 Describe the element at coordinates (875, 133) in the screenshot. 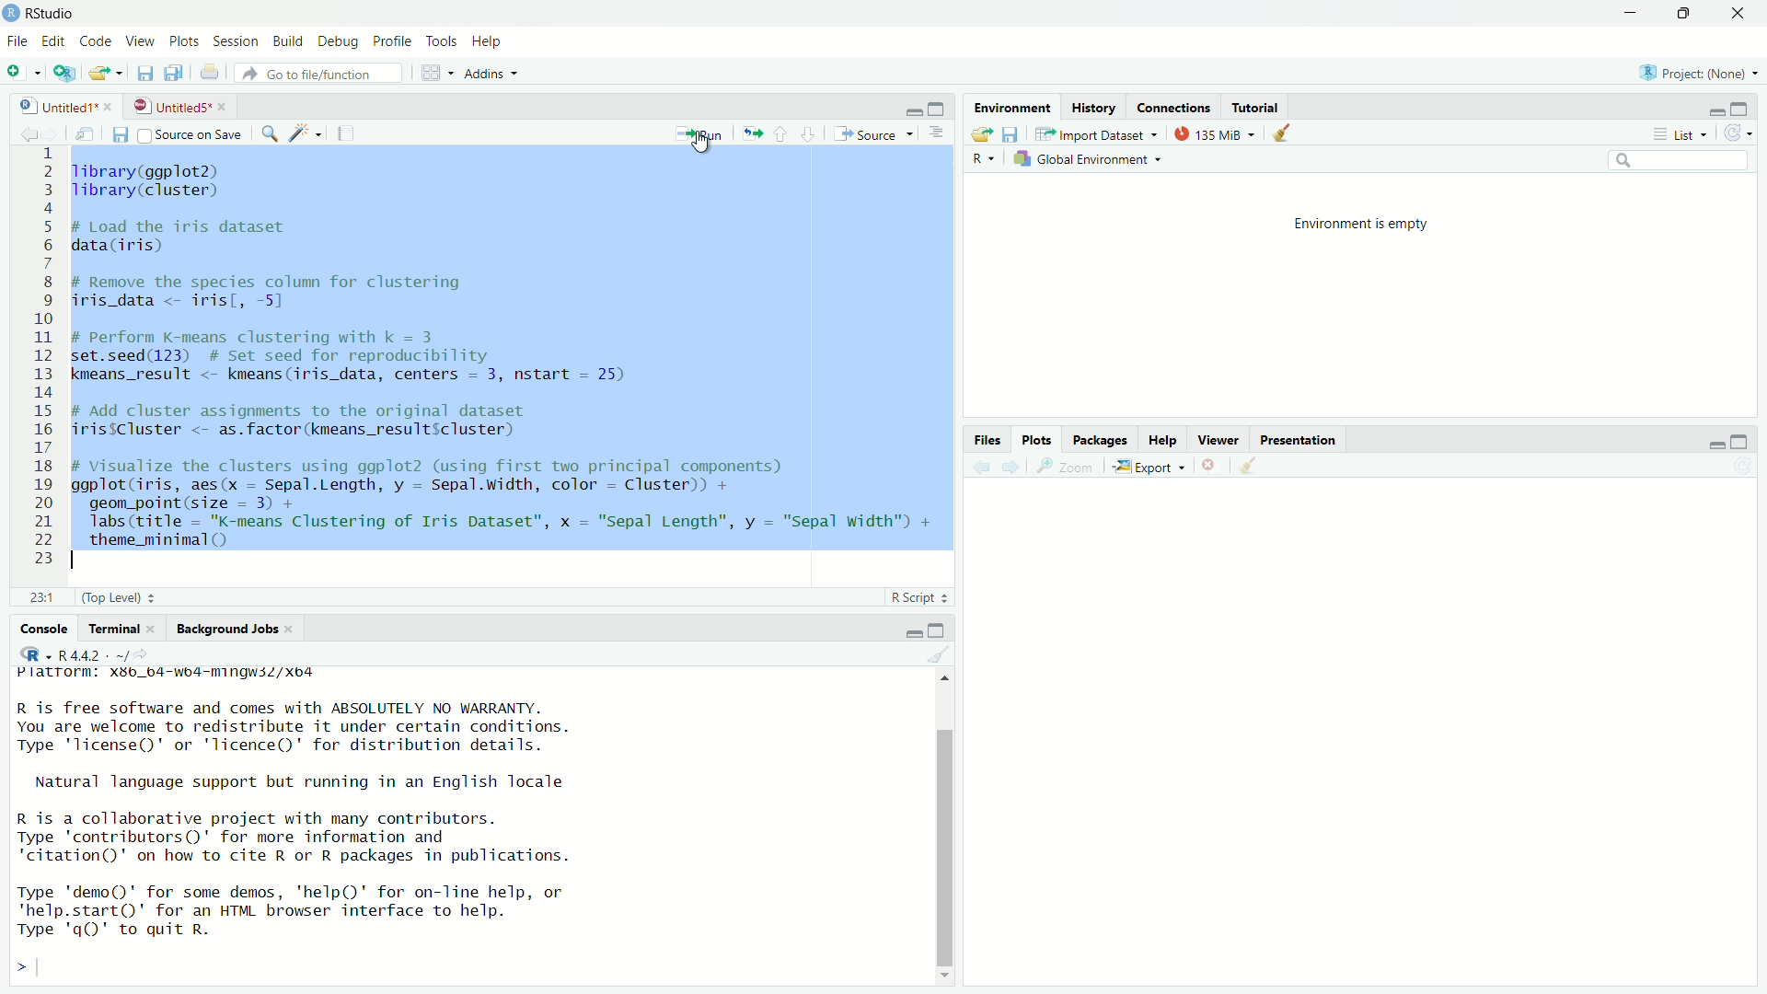

I see `source` at that location.